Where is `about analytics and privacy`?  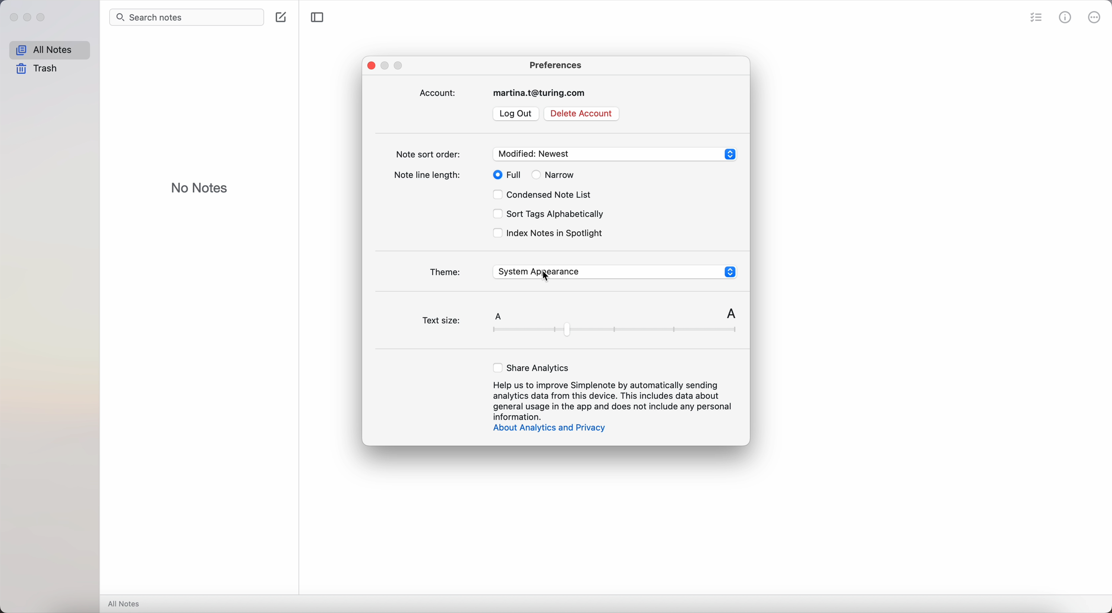 about analytics and privacy is located at coordinates (548, 429).